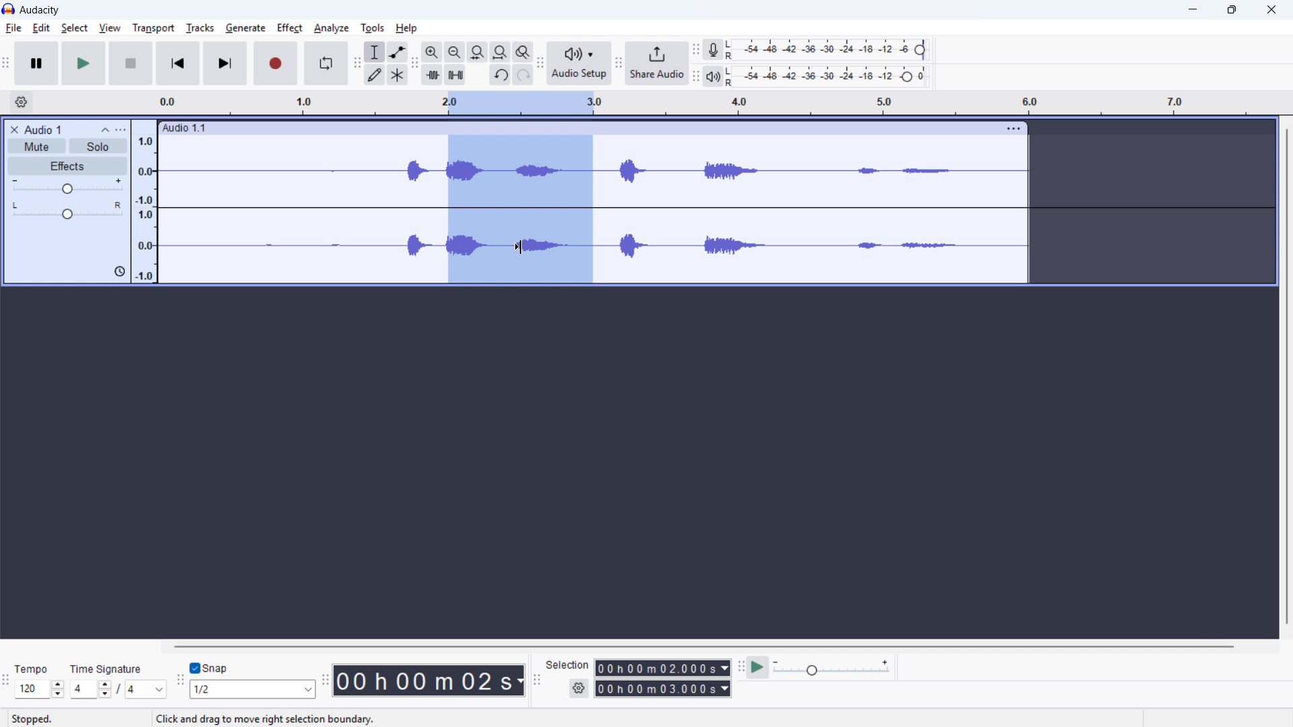  What do you see at coordinates (38, 63) in the screenshot?
I see `Pause` at bounding box center [38, 63].